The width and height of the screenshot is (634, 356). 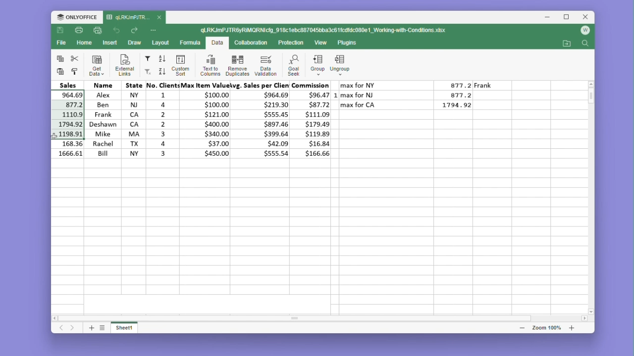 I want to click on sort descending, so click(x=161, y=71).